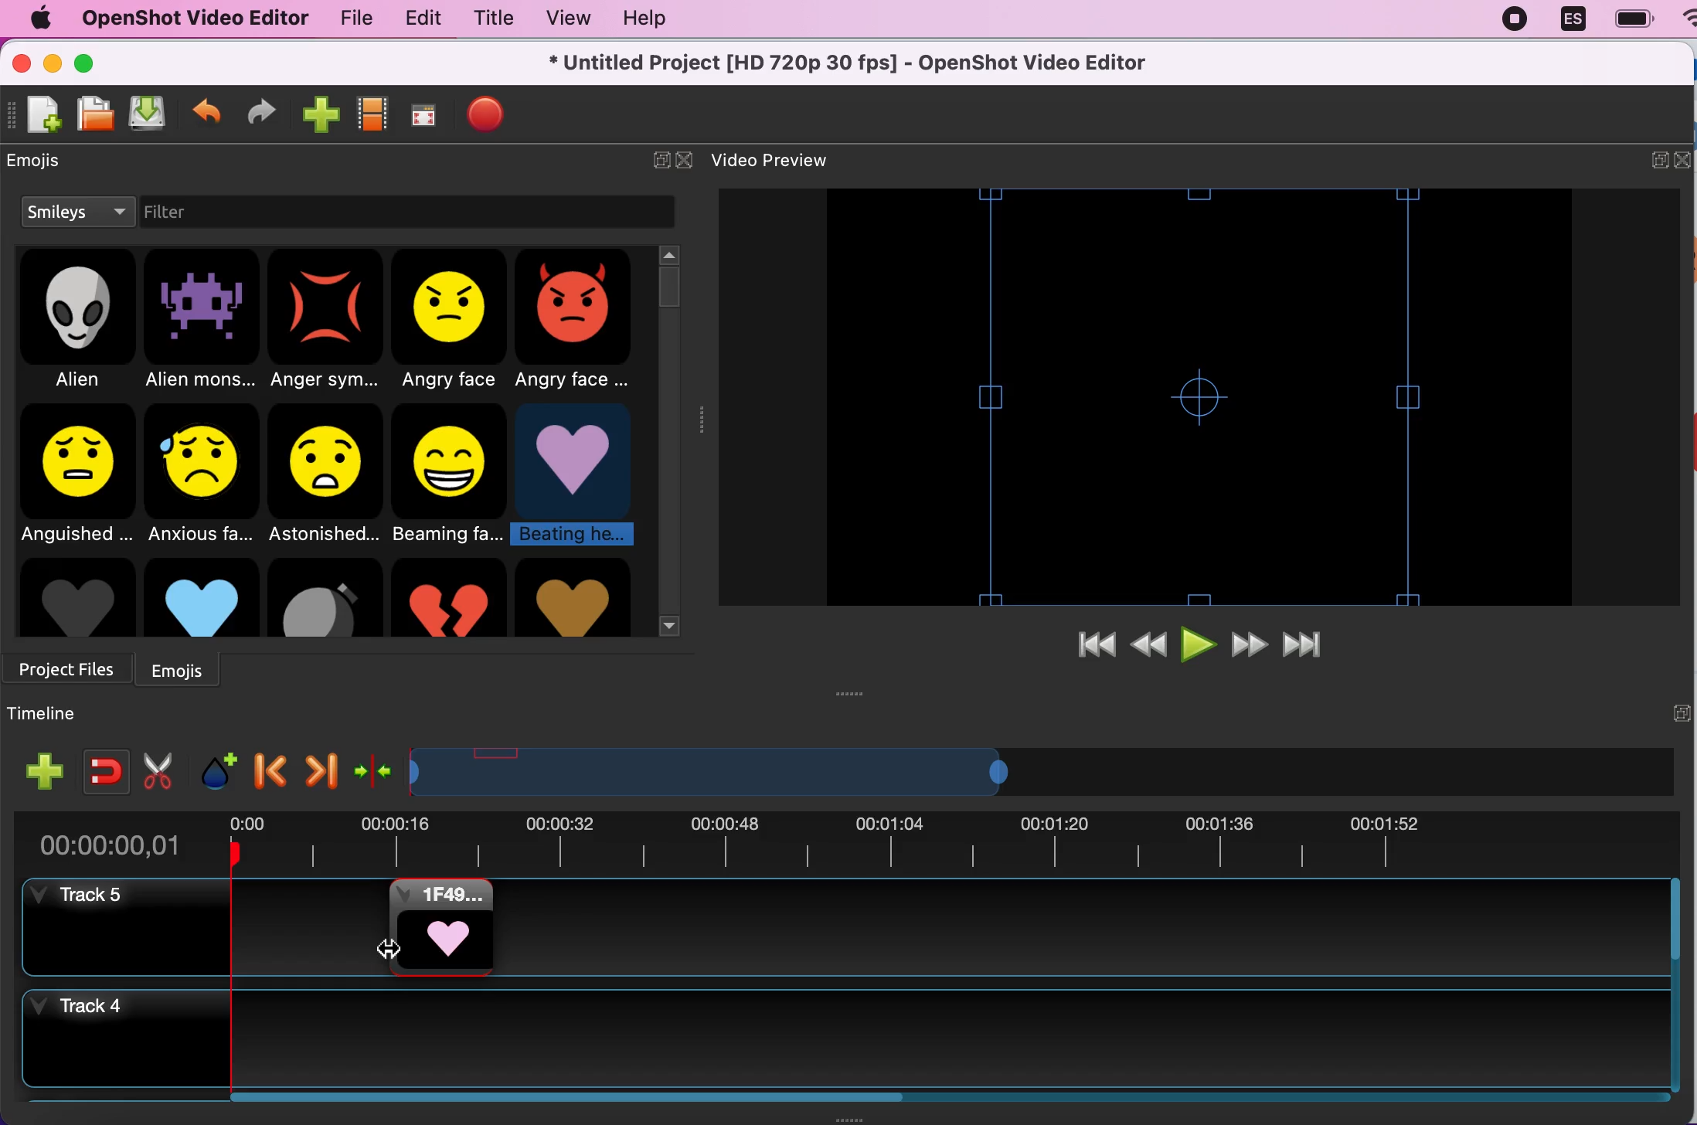 The height and width of the screenshot is (1125, 1697). What do you see at coordinates (80, 323) in the screenshot?
I see `alien` at bounding box center [80, 323].